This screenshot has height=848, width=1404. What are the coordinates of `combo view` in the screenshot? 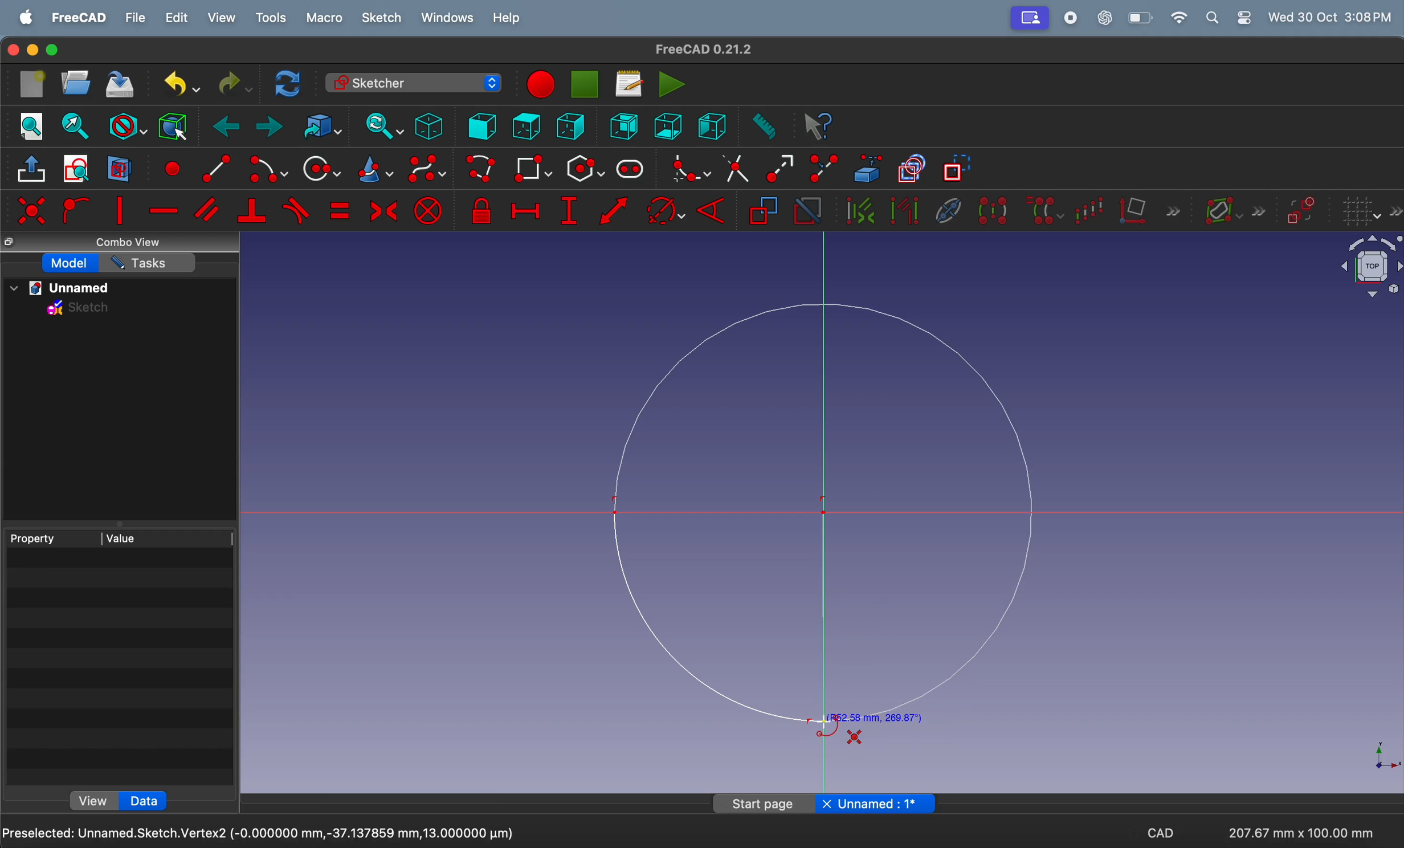 It's located at (132, 243).